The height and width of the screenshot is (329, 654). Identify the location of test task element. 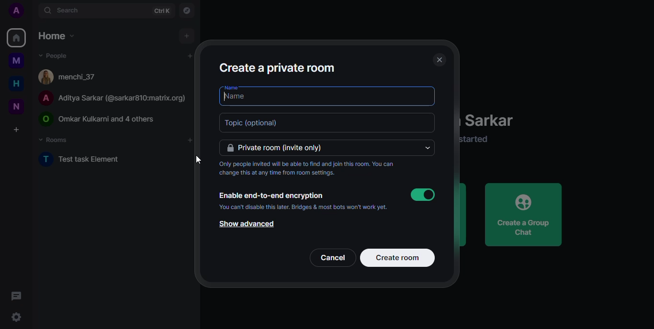
(88, 161).